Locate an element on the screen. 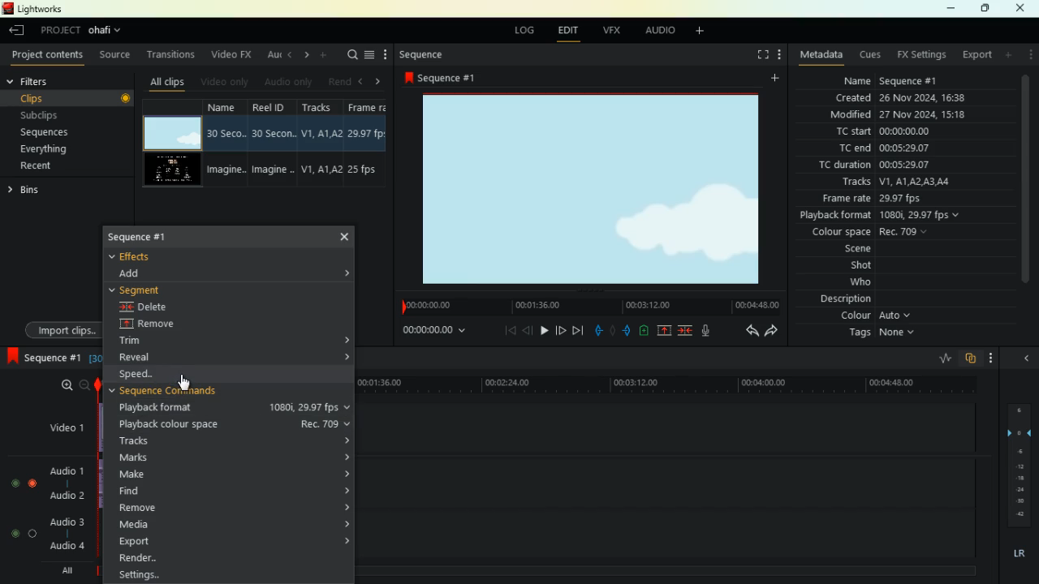 The height and width of the screenshot is (584, 1039). sequence is located at coordinates (446, 78).